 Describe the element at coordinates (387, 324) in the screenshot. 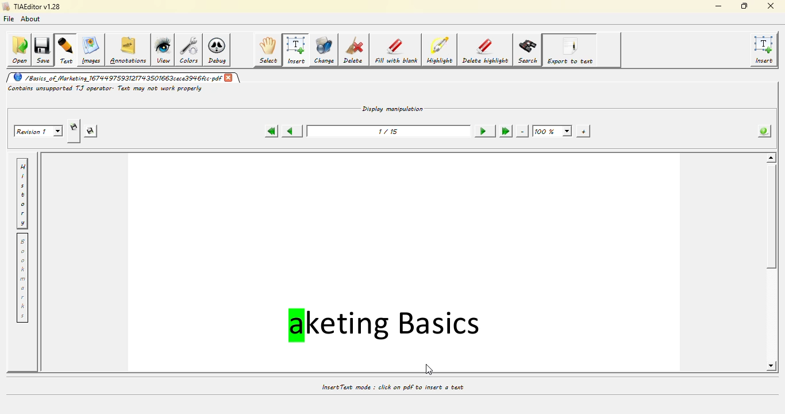

I see `aketing Basics` at that location.